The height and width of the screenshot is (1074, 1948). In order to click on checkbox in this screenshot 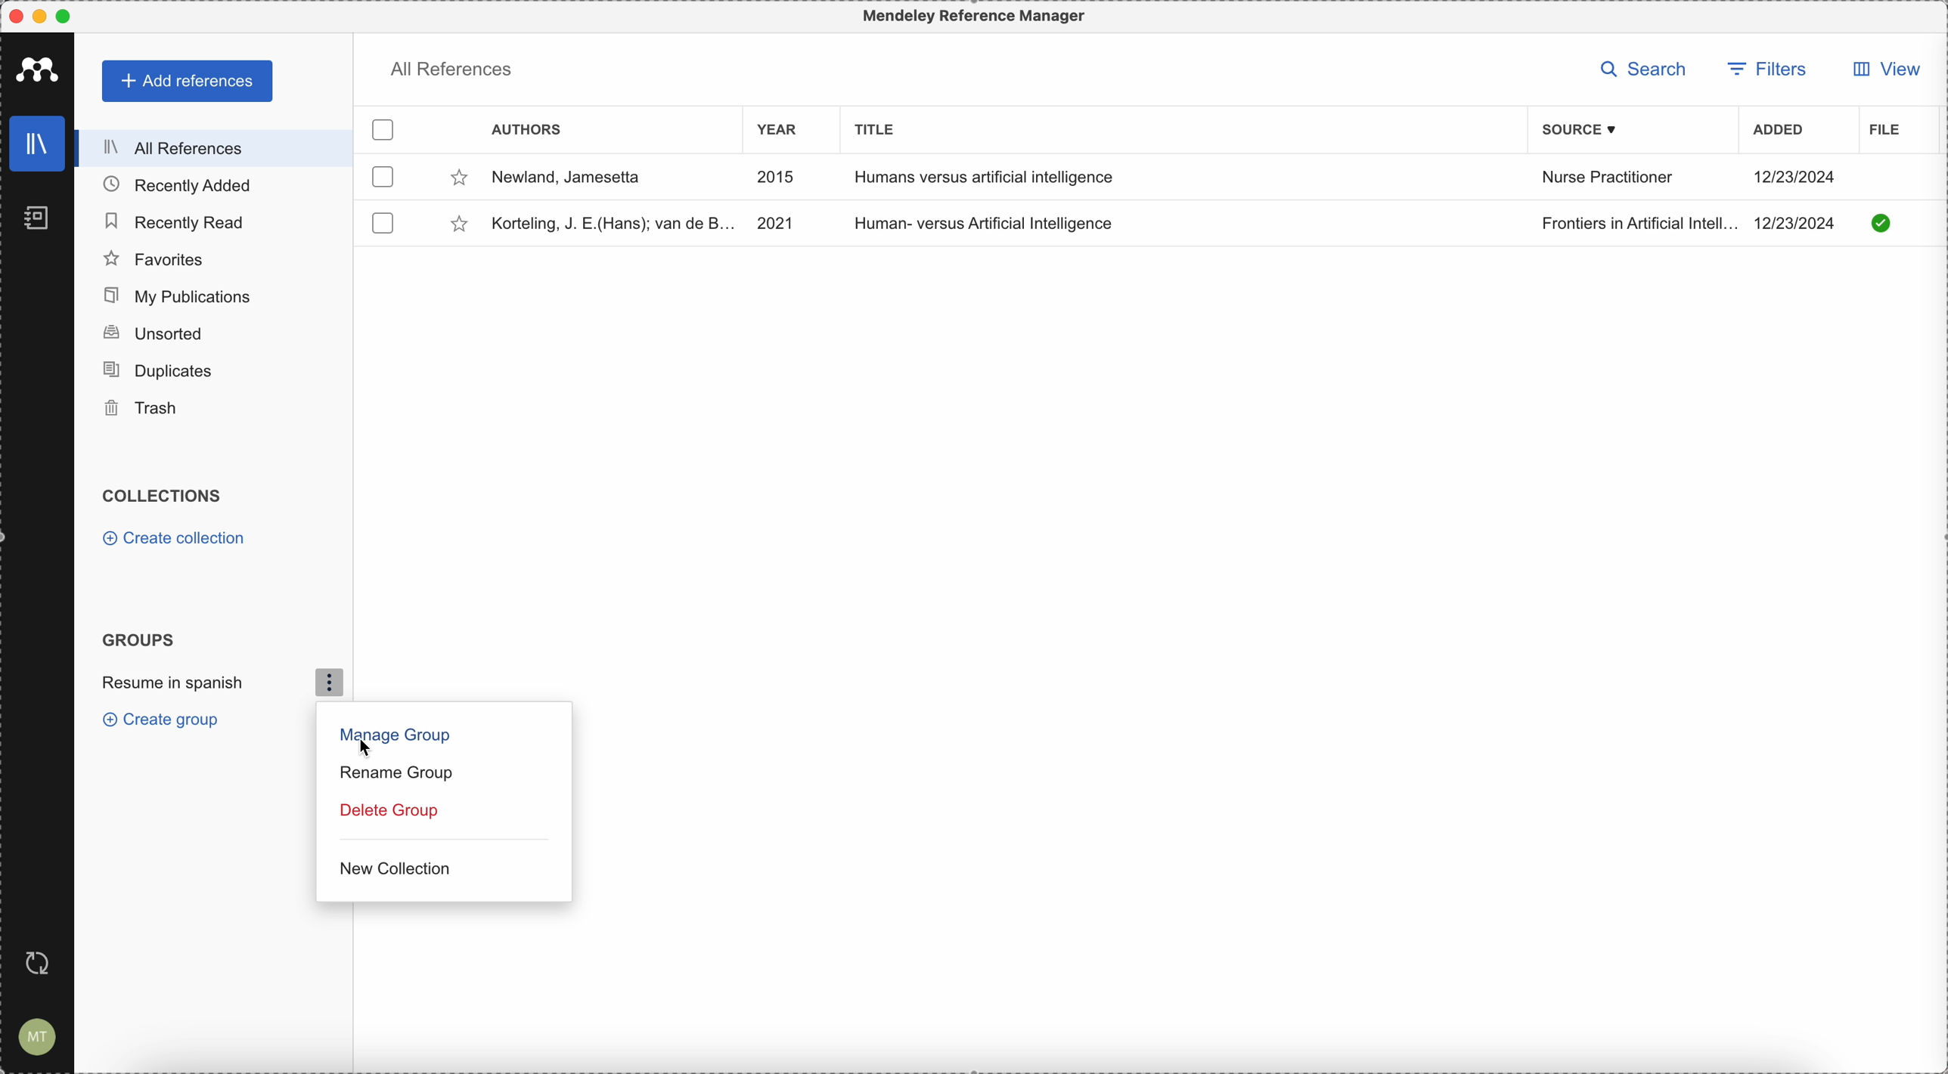, I will do `click(381, 178)`.